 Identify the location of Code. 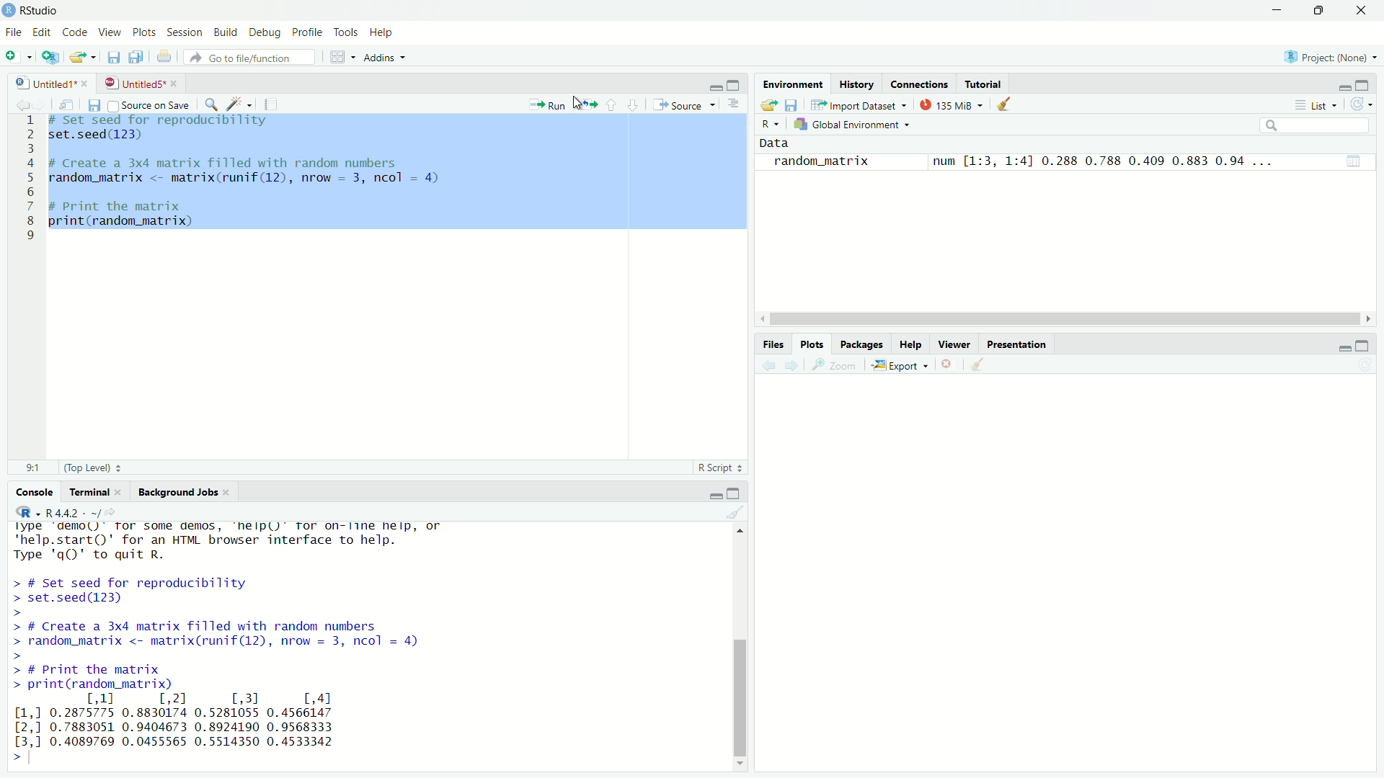
(76, 33).